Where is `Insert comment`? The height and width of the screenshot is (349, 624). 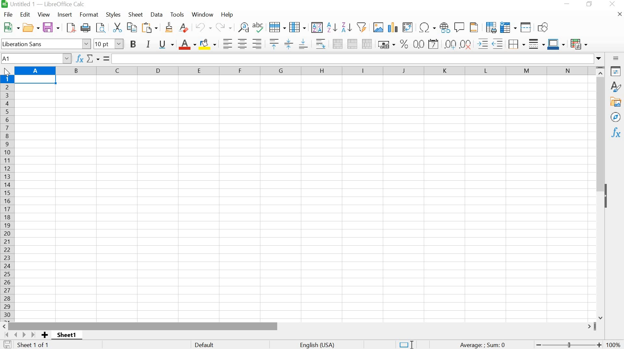 Insert comment is located at coordinates (459, 27).